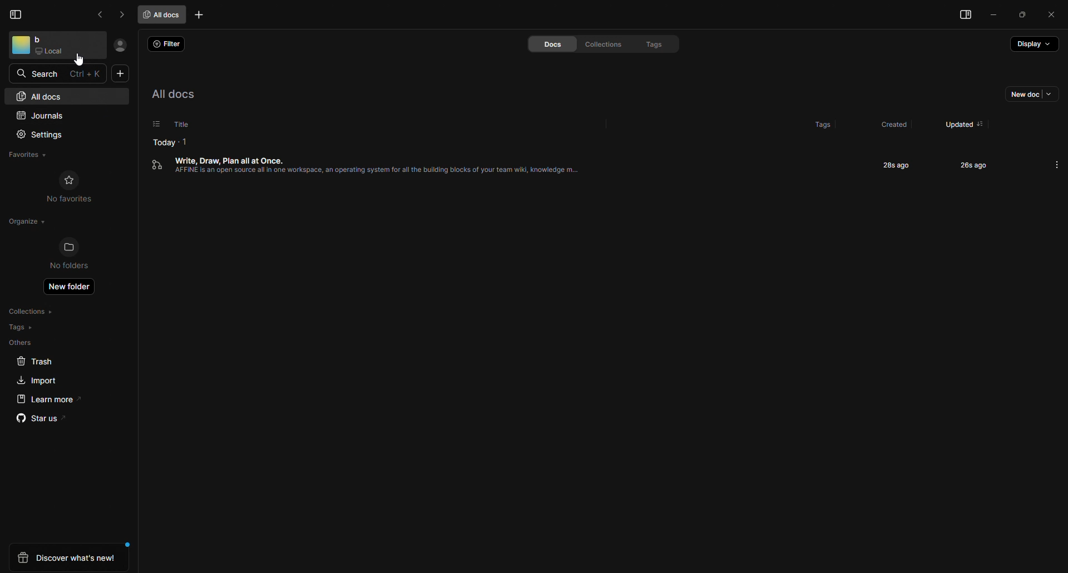  I want to click on view, so click(962, 16).